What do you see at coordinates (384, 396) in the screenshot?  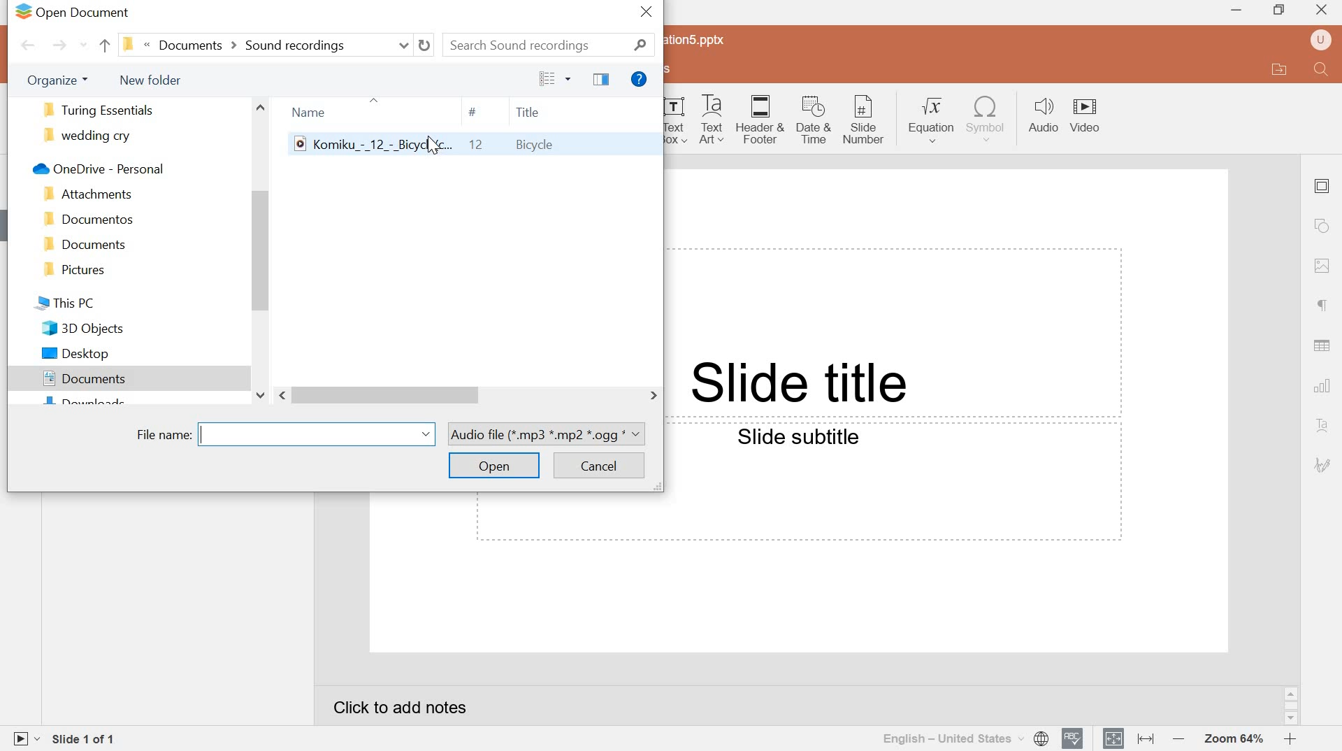 I see `scroll bar` at bounding box center [384, 396].